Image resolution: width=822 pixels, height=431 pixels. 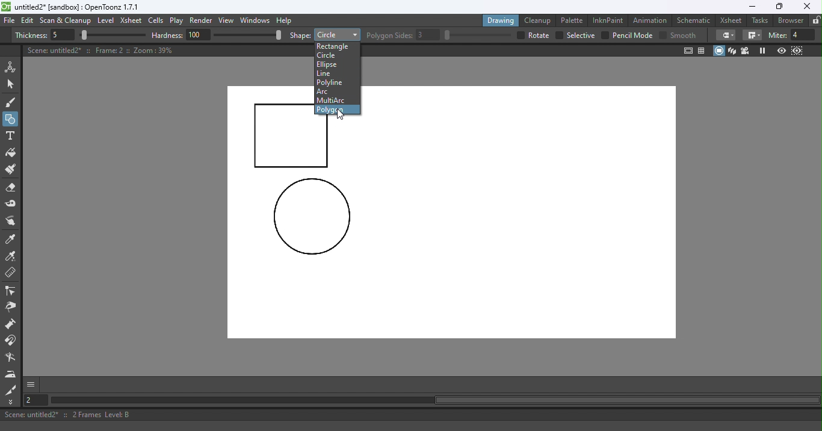 I want to click on More Tools, so click(x=11, y=402).